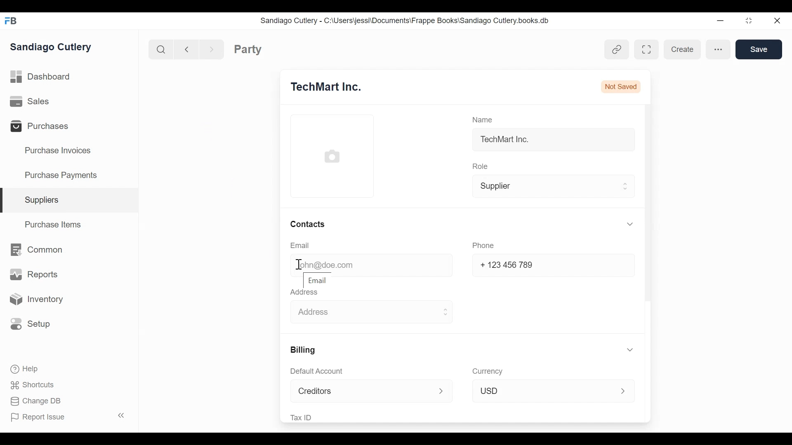 This screenshot has height=445, width=792. I want to click on [FP Report Issue, so click(40, 419).